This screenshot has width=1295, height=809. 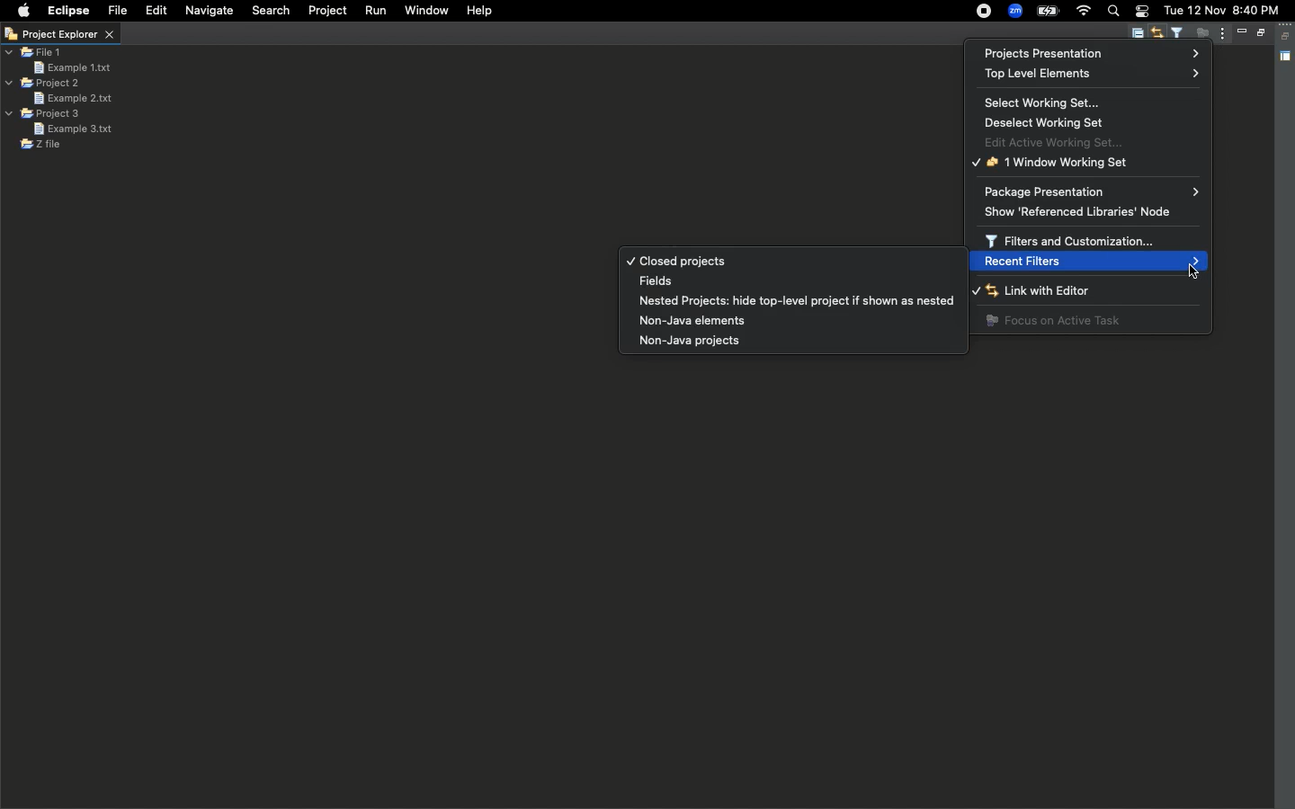 I want to click on Example 3 text file, so click(x=73, y=129).